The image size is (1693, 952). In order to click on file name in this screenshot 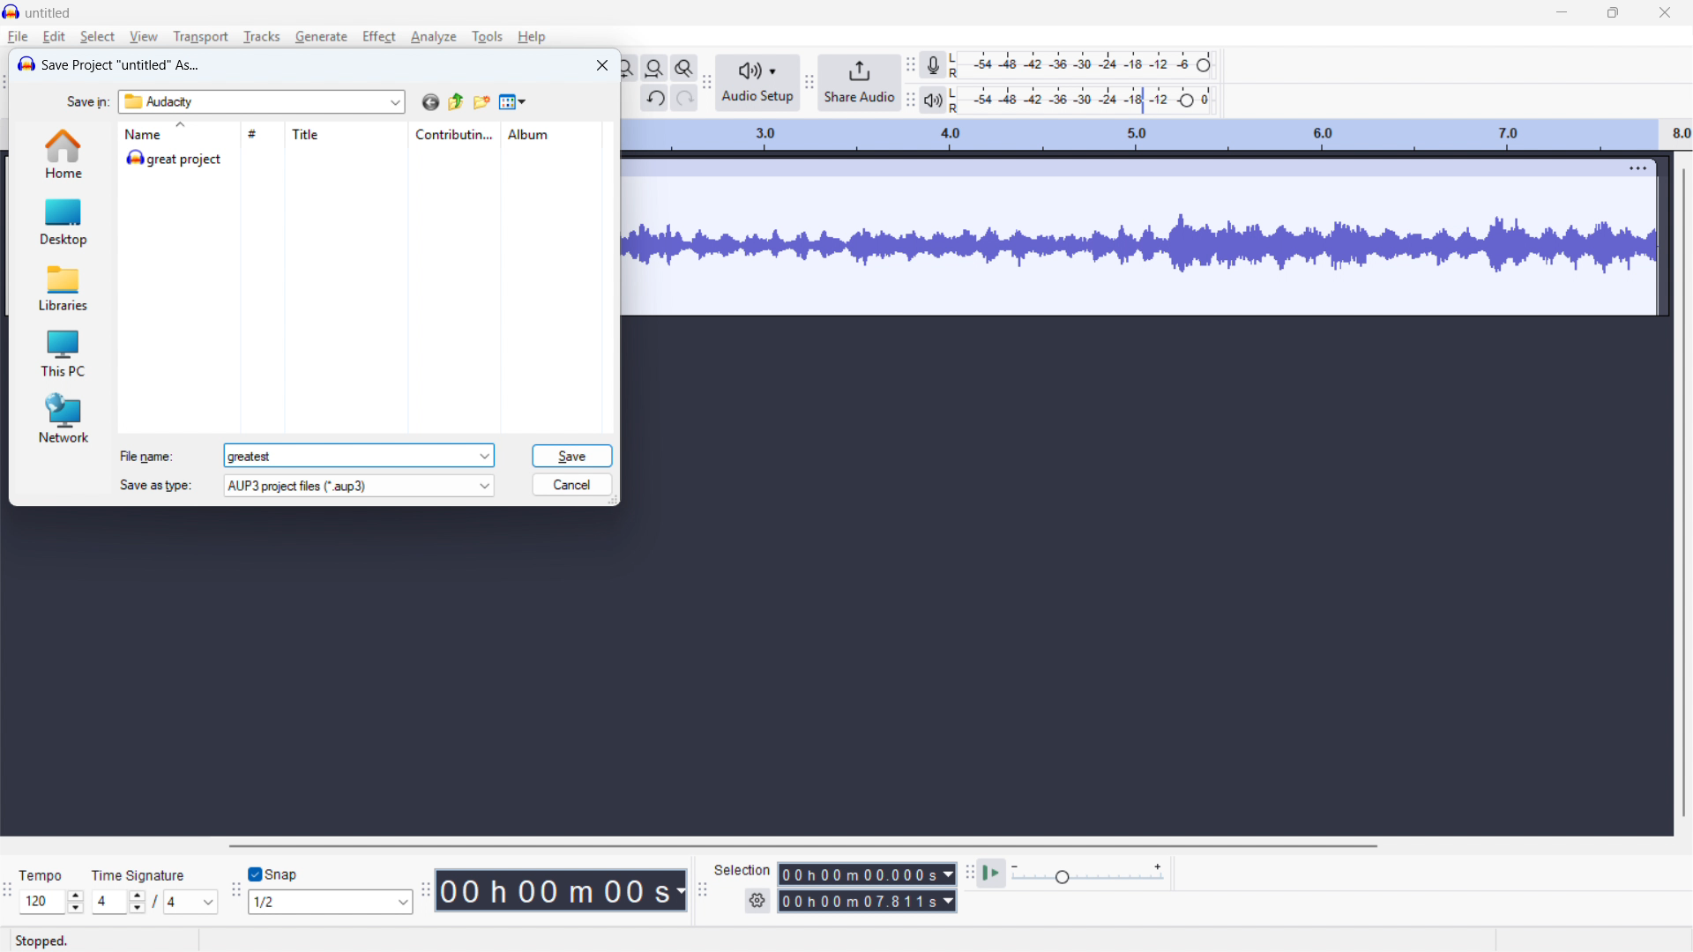, I will do `click(147, 457)`.